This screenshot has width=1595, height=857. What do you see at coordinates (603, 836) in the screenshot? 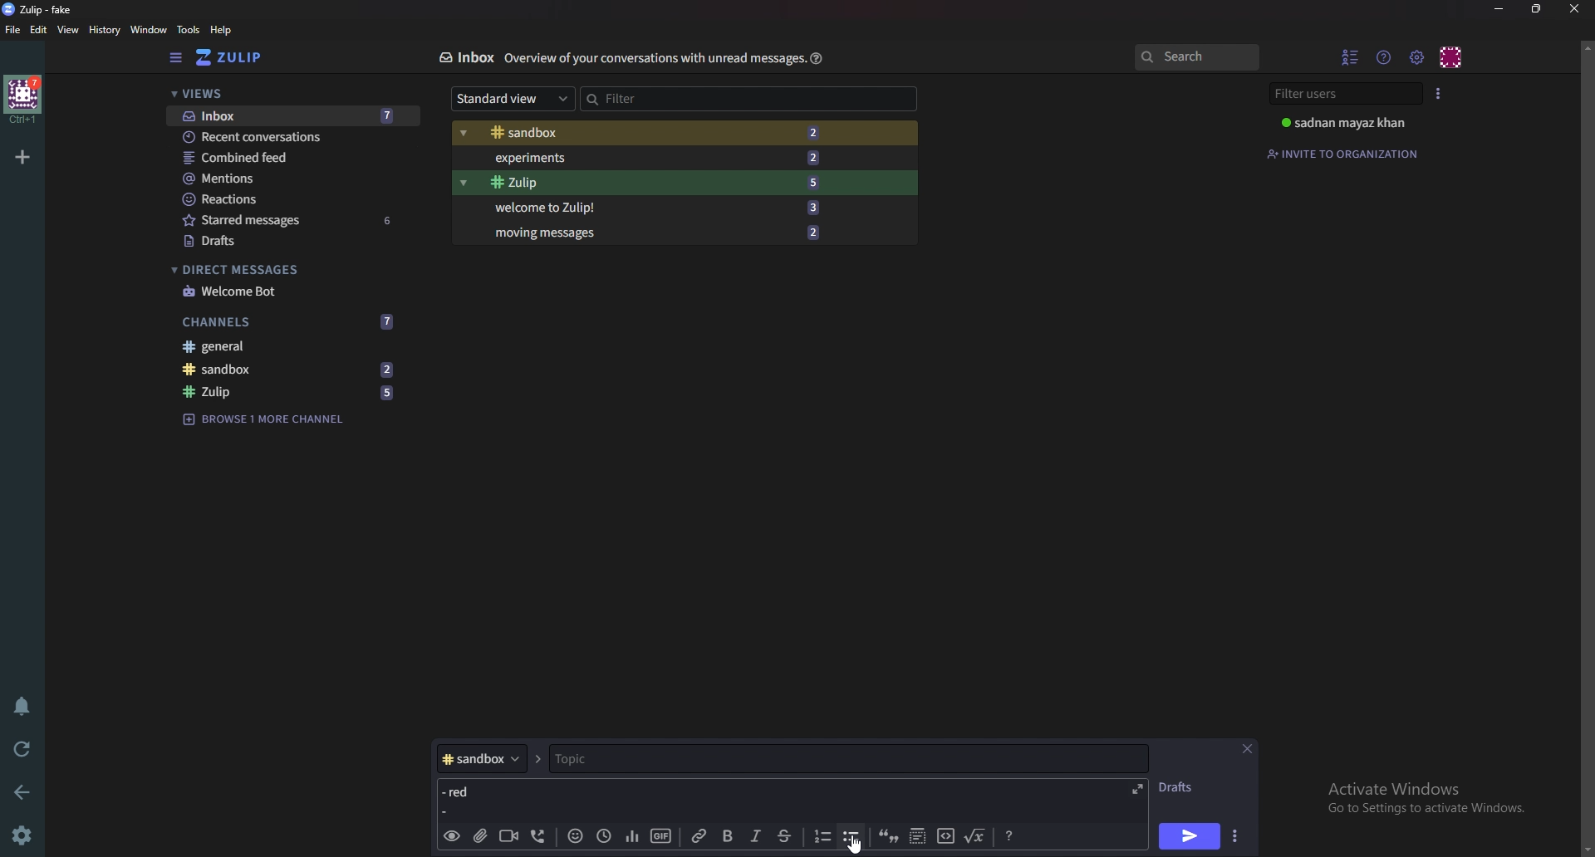
I see `Global time` at bounding box center [603, 836].